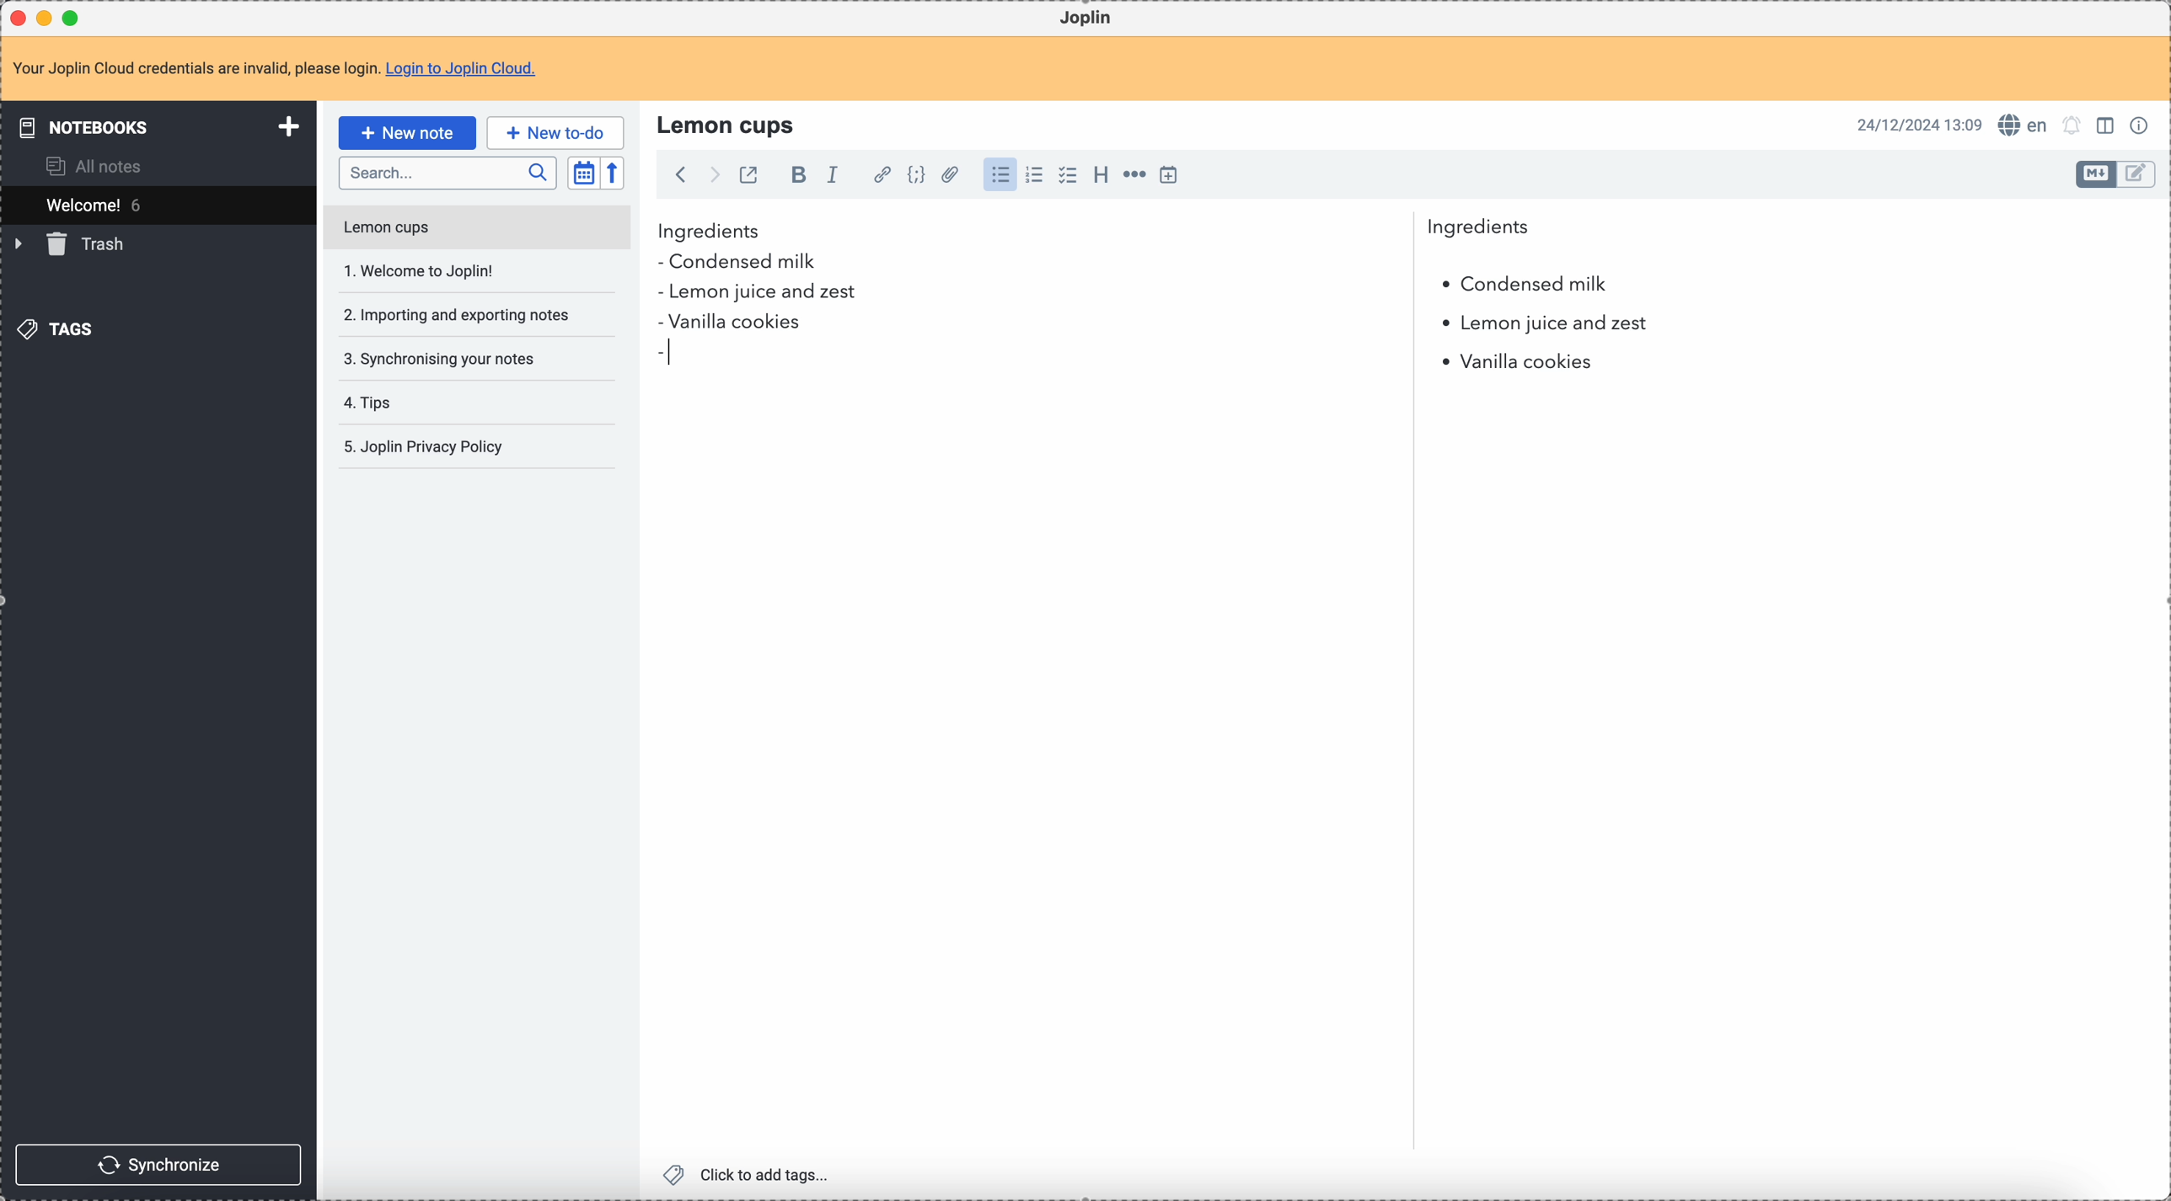 The image size is (2171, 1201). Describe the element at coordinates (75, 17) in the screenshot. I see `maximize` at that location.